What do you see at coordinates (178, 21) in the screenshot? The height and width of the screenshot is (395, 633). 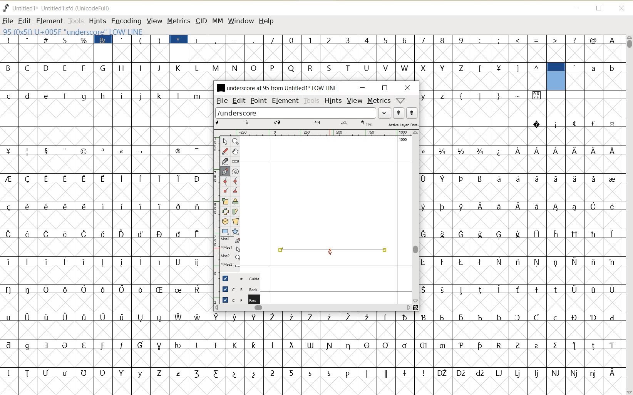 I see `METRICS` at bounding box center [178, 21].